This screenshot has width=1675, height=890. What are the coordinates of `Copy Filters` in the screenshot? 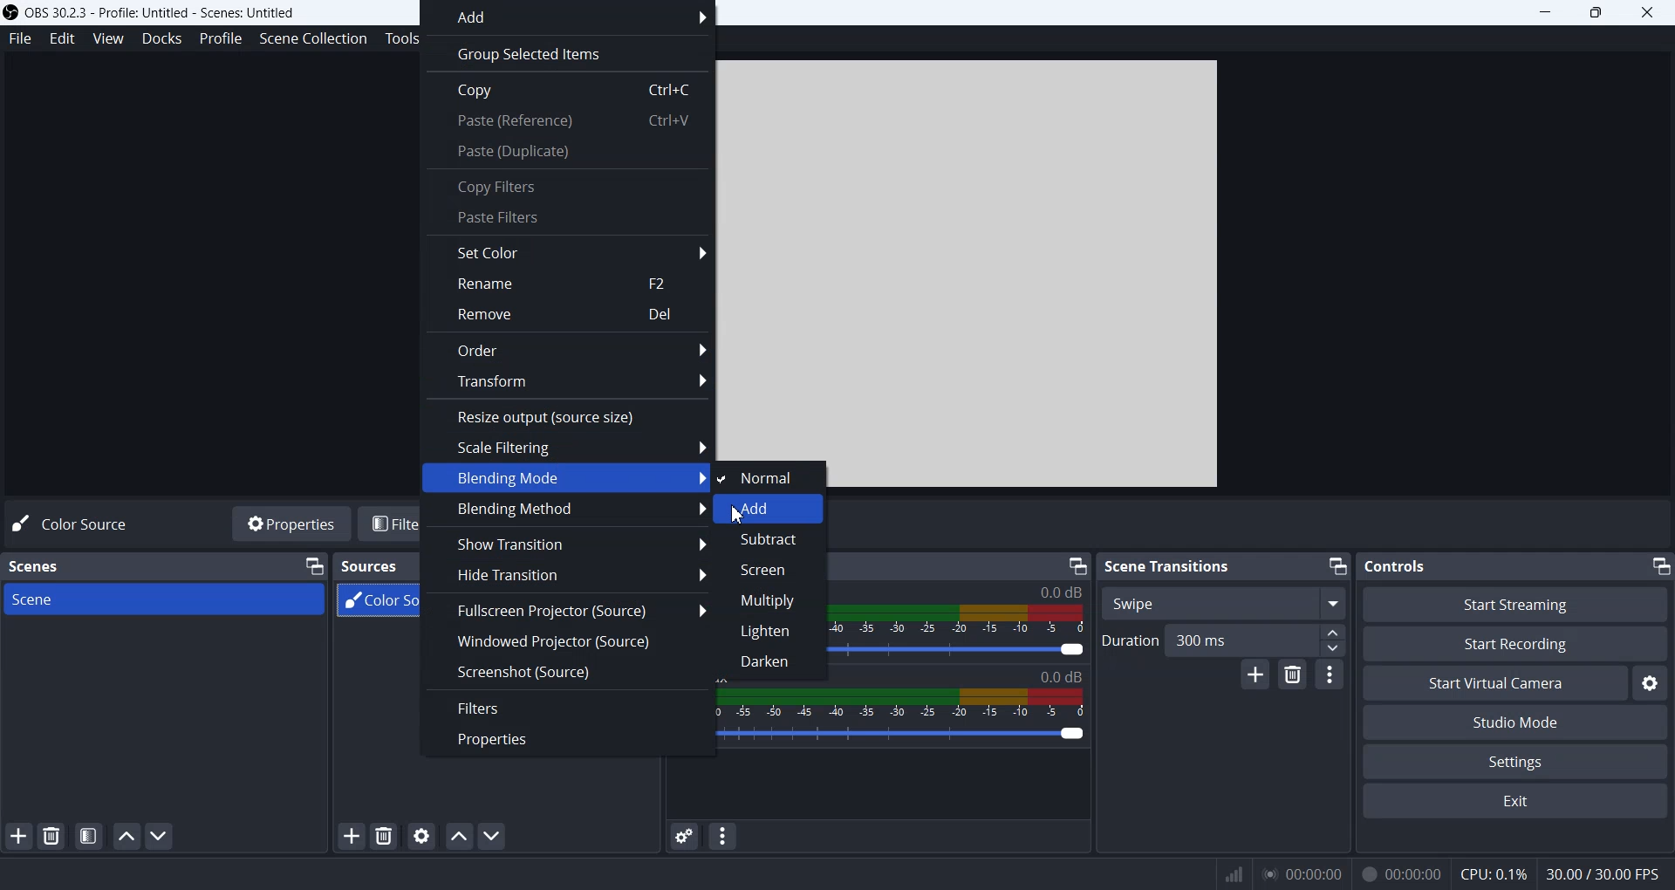 It's located at (566, 184).